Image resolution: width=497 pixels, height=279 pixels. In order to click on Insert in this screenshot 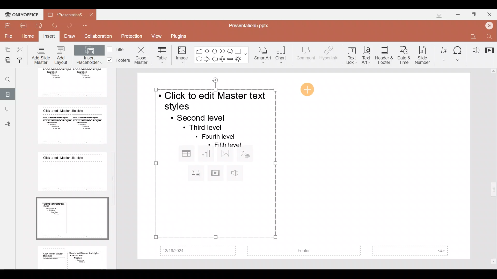, I will do `click(49, 37)`.